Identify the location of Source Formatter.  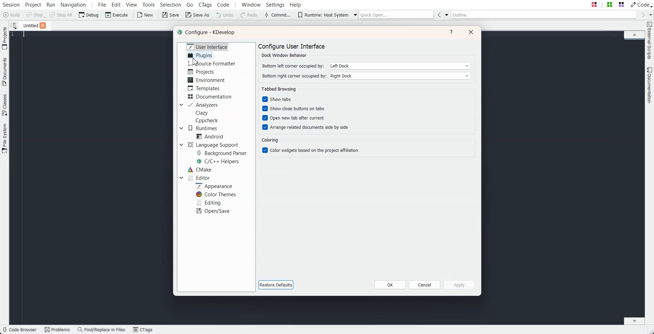
(211, 64).